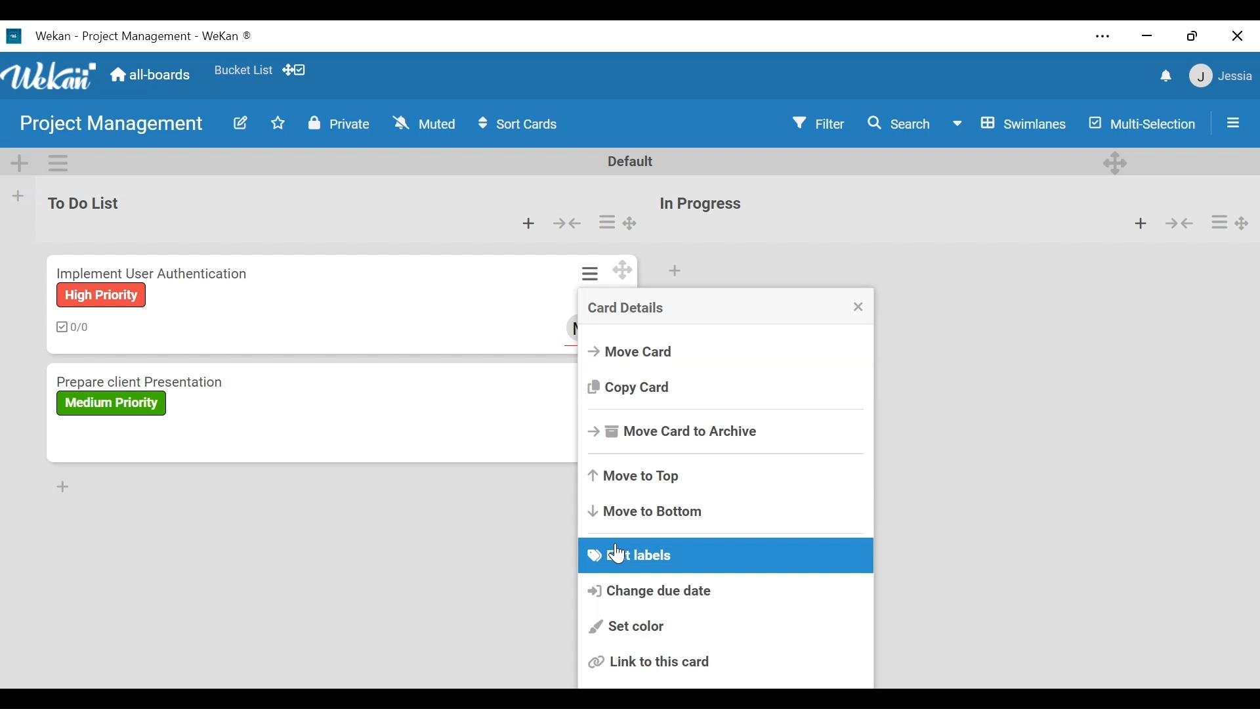  I want to click on minimize, so click(1146, 37).